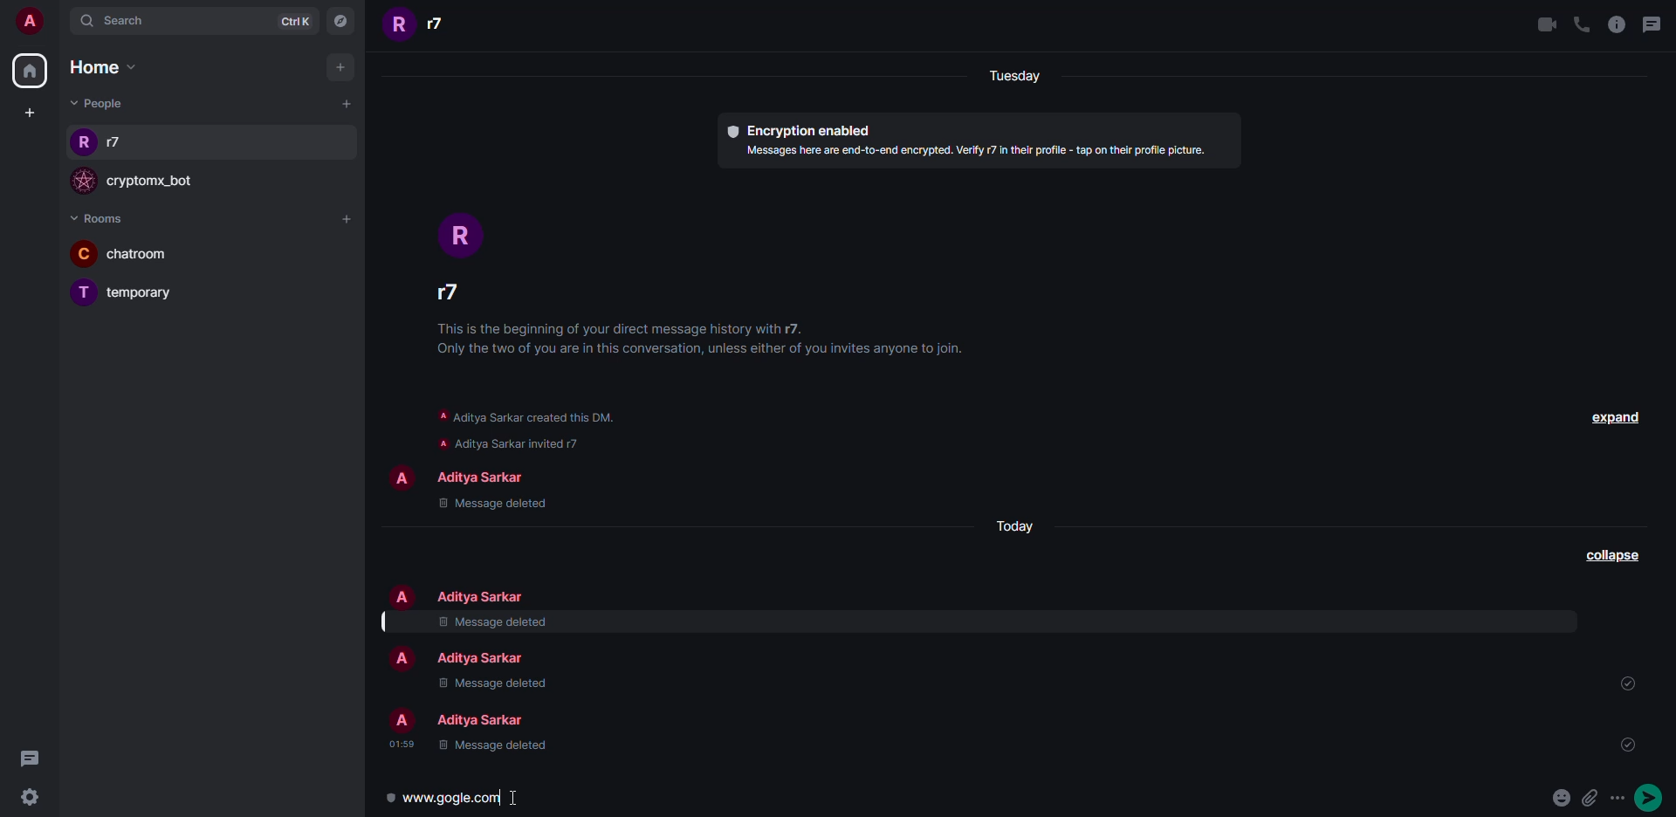 Image resolution: width=1676 pixels, height=817 pixels. What do you see at coordinates (1618, 798) in the screenshot?
I see `more` at bounding box center [1618, 798].